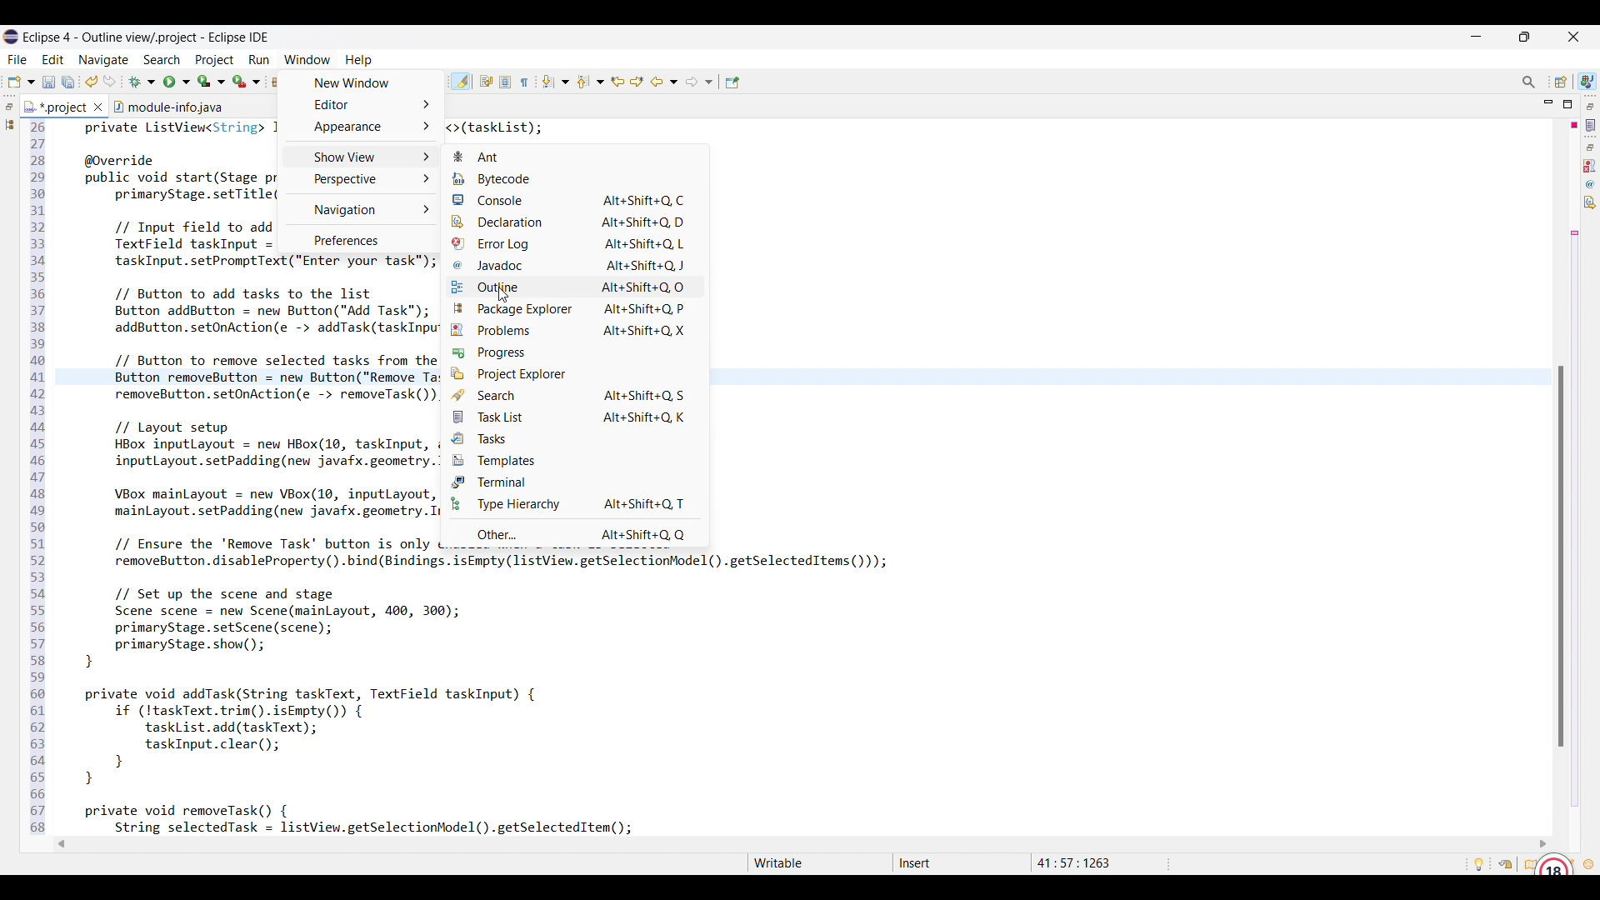  Describe the element at coordinates (9, 124) in the screenshot. I see `Package explorer` at that location.